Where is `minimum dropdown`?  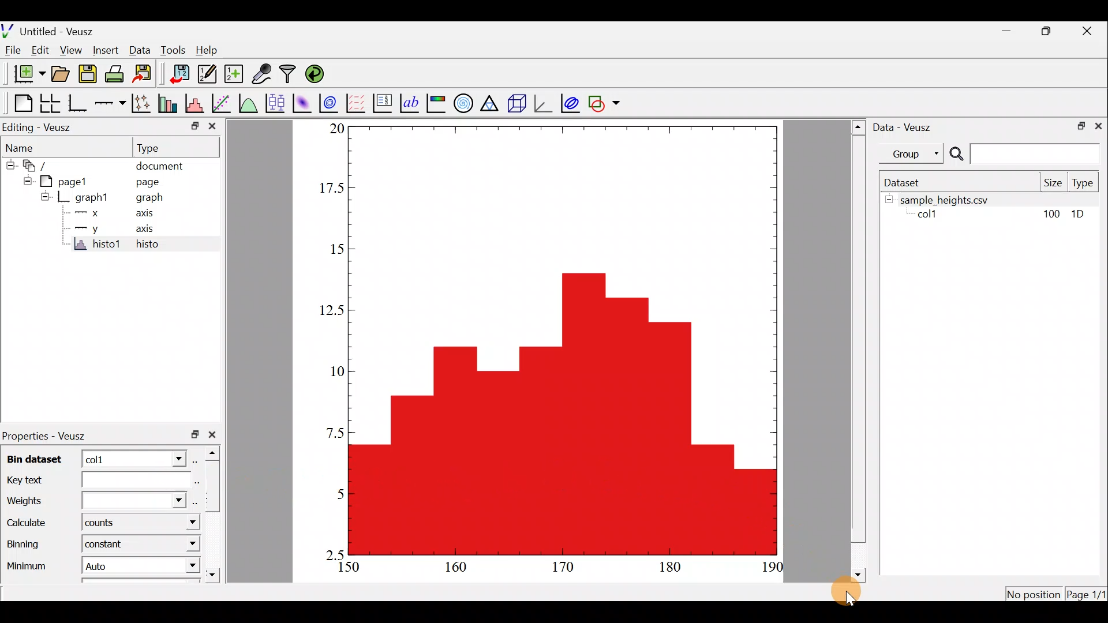 minimum dropdown is located at coordinates (179, 566).